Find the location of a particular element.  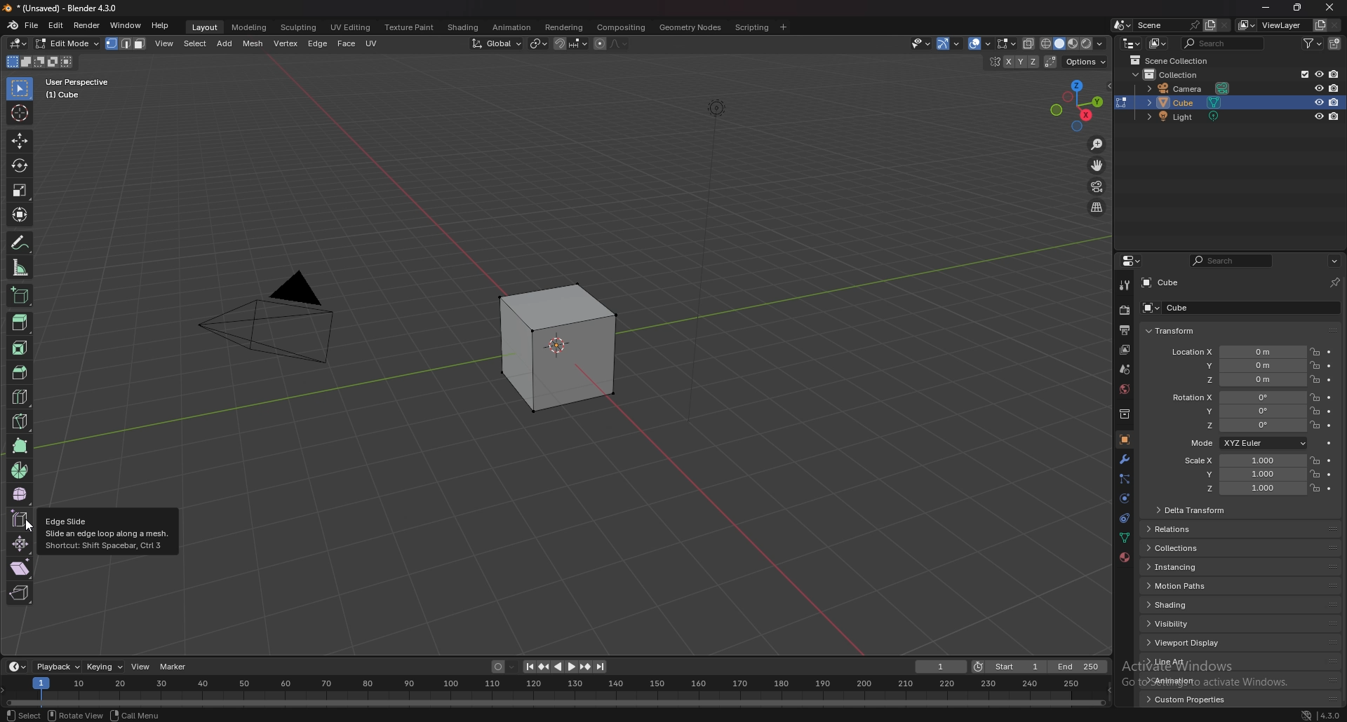

CURSOR is located at coordinates (30, 527).